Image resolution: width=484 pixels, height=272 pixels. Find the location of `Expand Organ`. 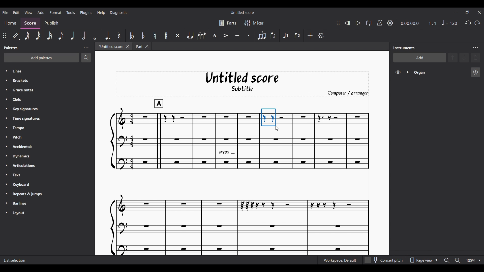

Expand Organ is located at coordinates (407, 72).